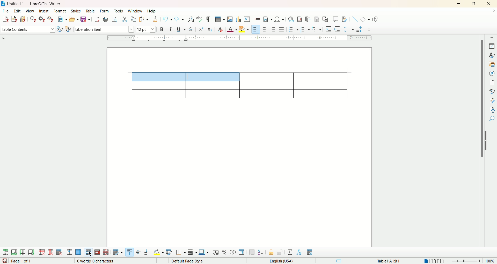 The image size is (497, 264). Describe the element at coordinates (33, 18) in the screenshot. I see `refresh` at that location.